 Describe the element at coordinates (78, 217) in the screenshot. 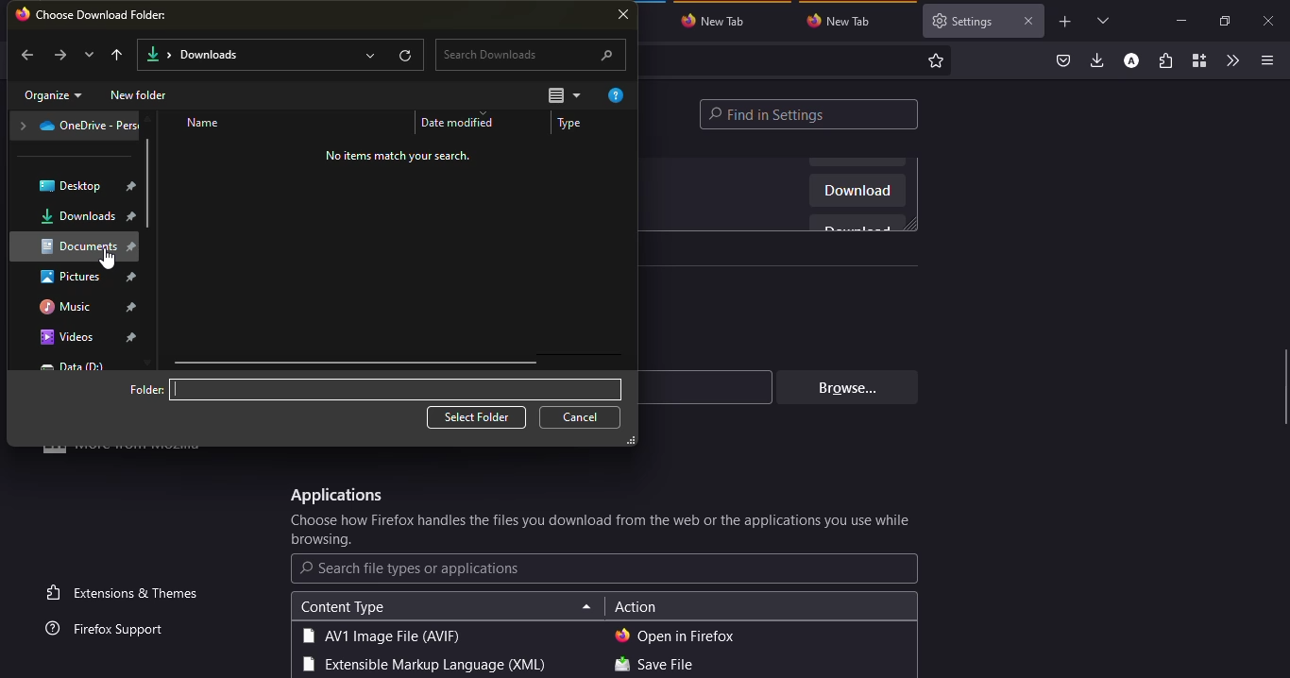

I see `location` at that location.